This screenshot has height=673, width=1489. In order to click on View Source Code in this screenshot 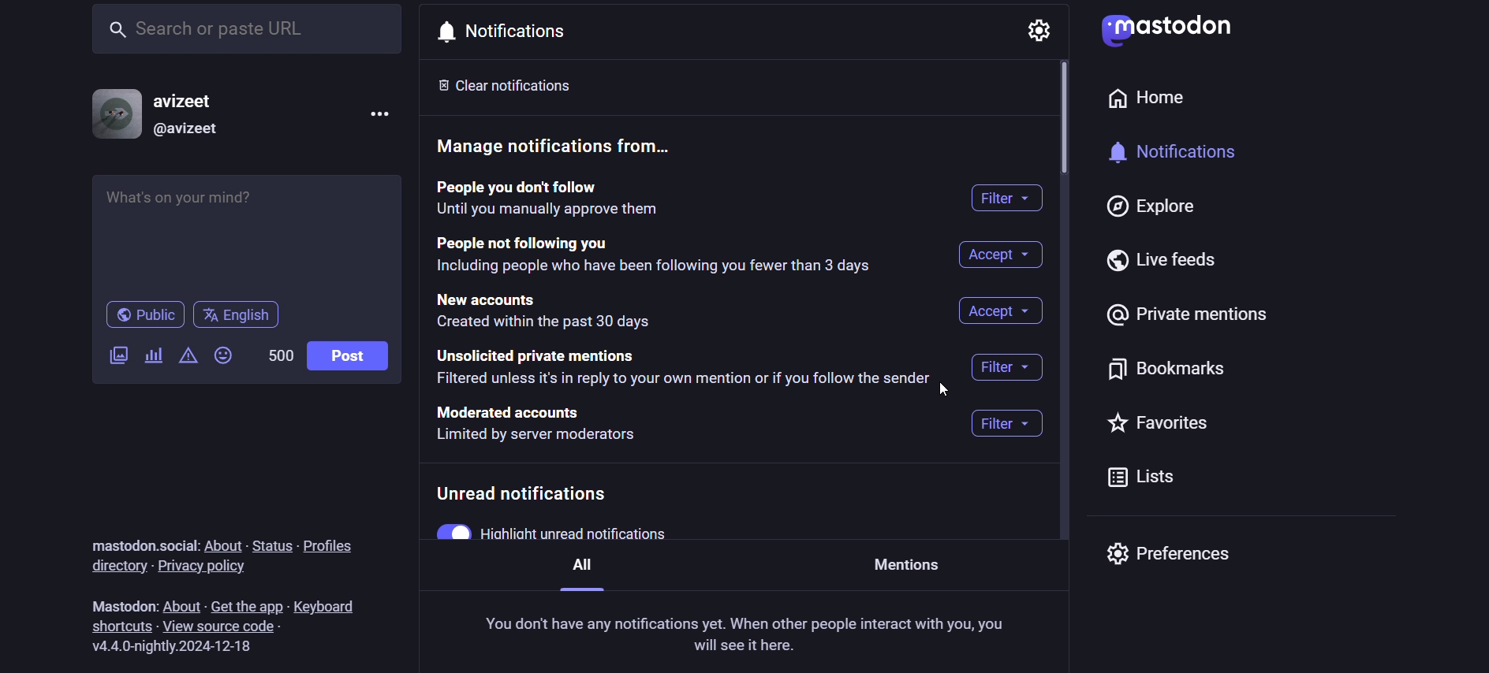, I will do `click(226, 627)`.